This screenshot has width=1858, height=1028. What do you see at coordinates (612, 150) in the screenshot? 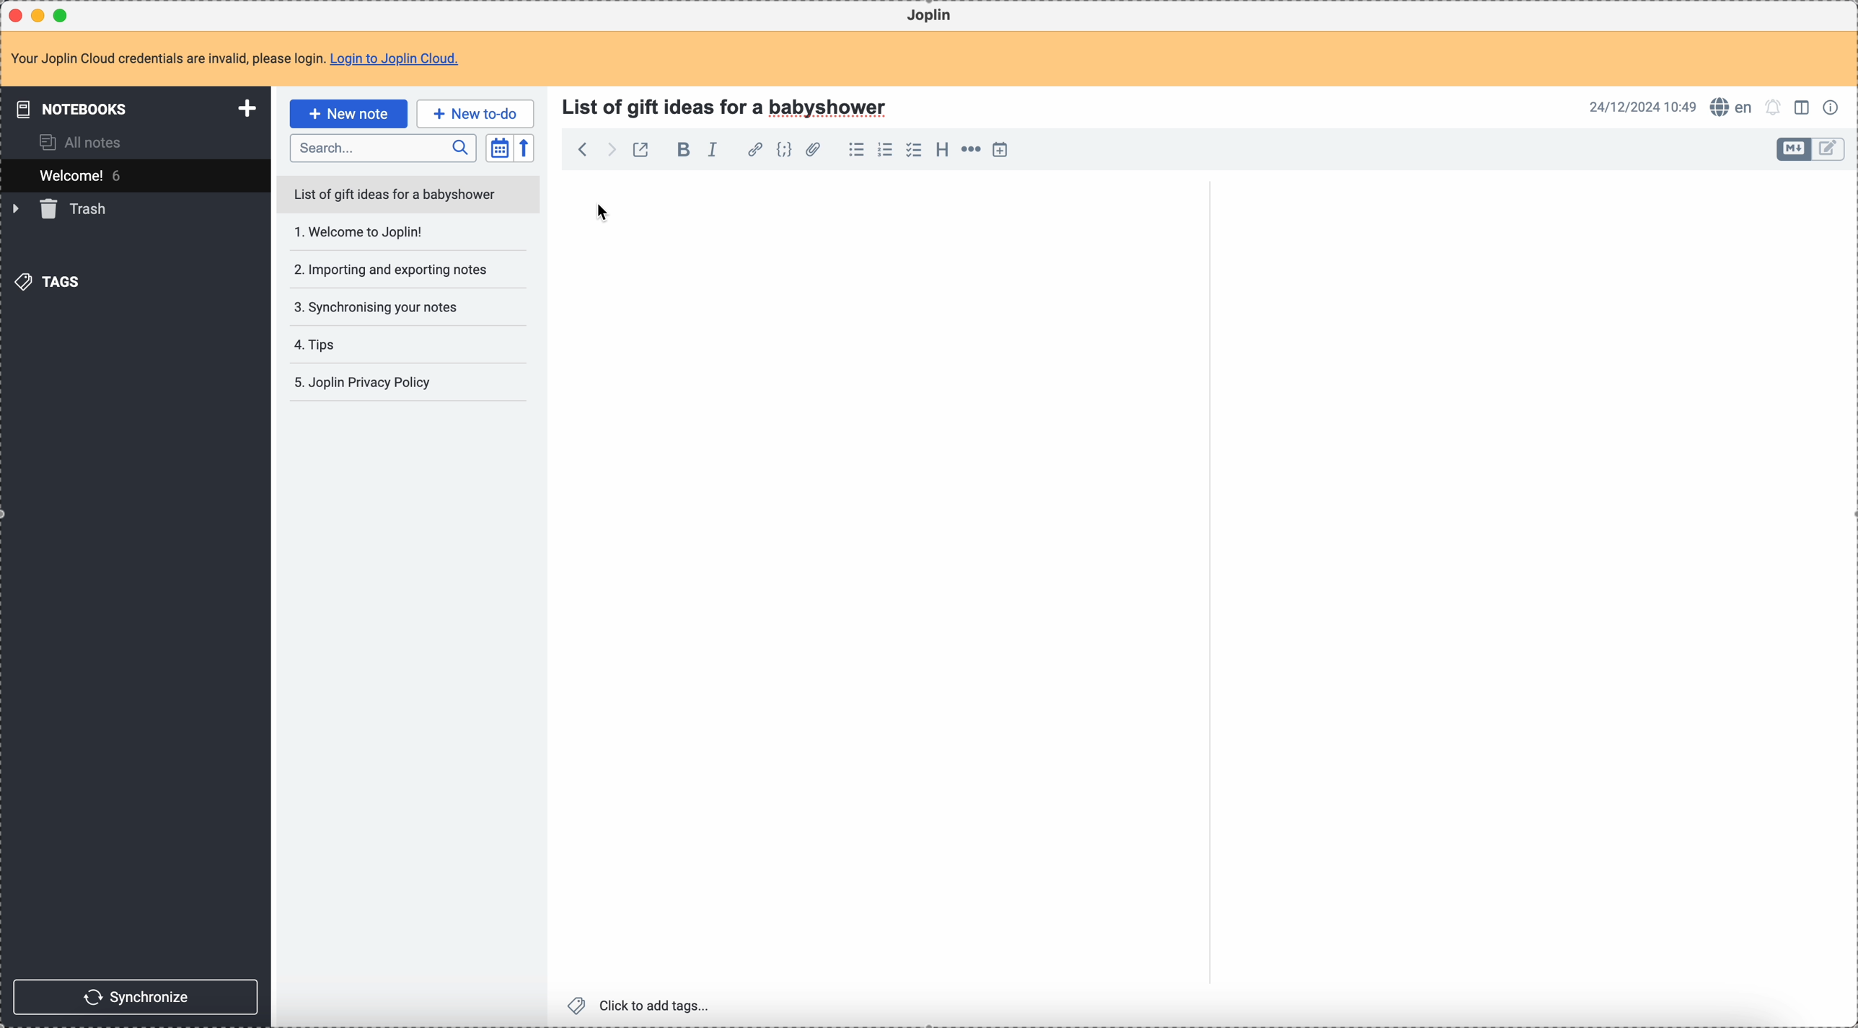
I see `foward` at bounding box center [612, 150].